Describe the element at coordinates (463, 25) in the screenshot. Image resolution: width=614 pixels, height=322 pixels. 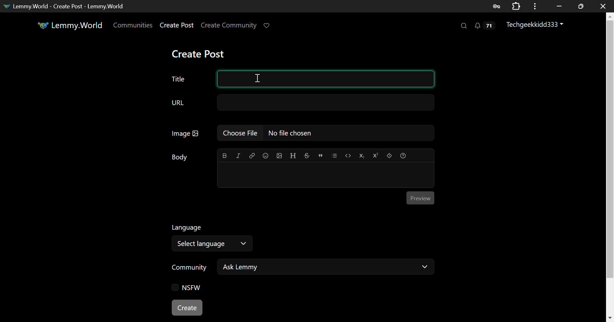
I see `Search` at that location.